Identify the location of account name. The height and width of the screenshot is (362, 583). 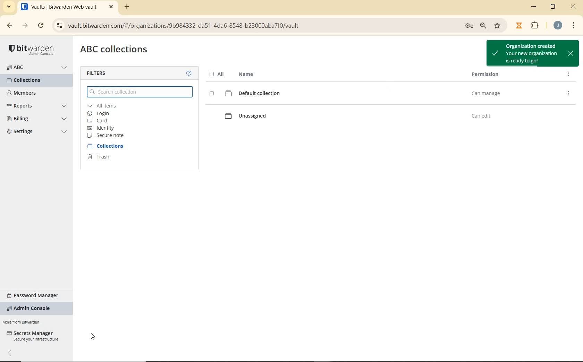
(558, 25).